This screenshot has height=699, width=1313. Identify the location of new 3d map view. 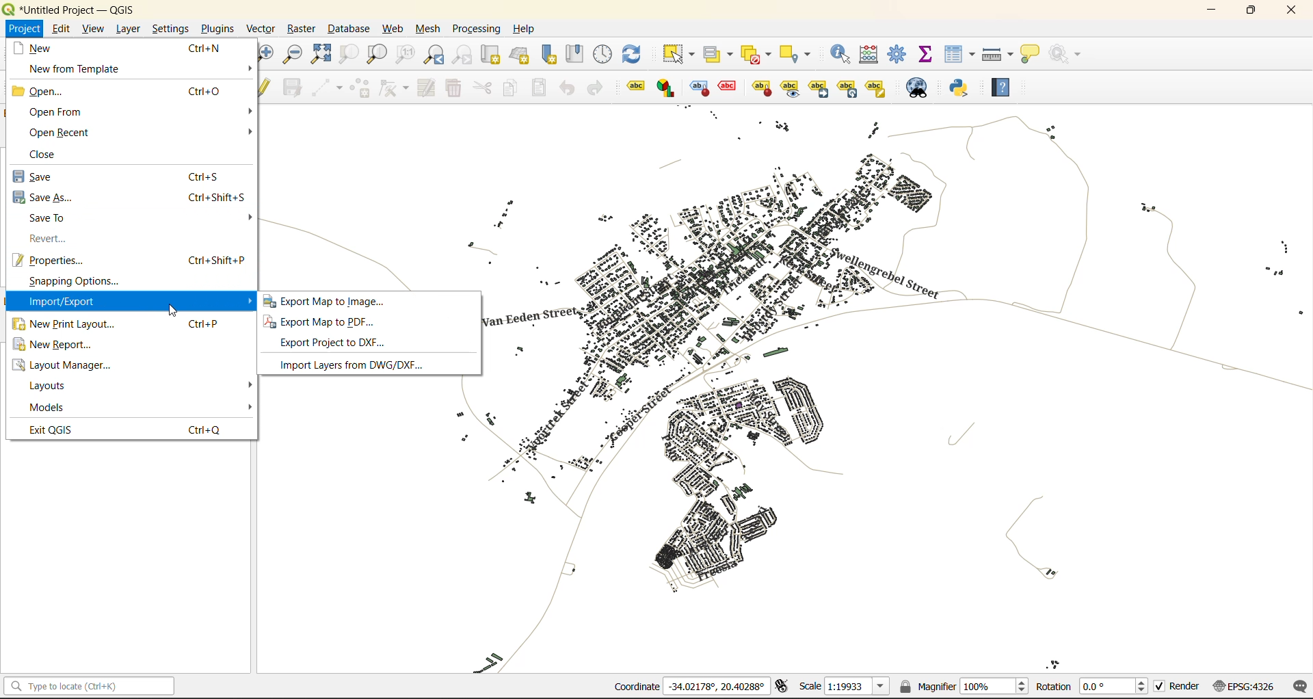
(520, 53).